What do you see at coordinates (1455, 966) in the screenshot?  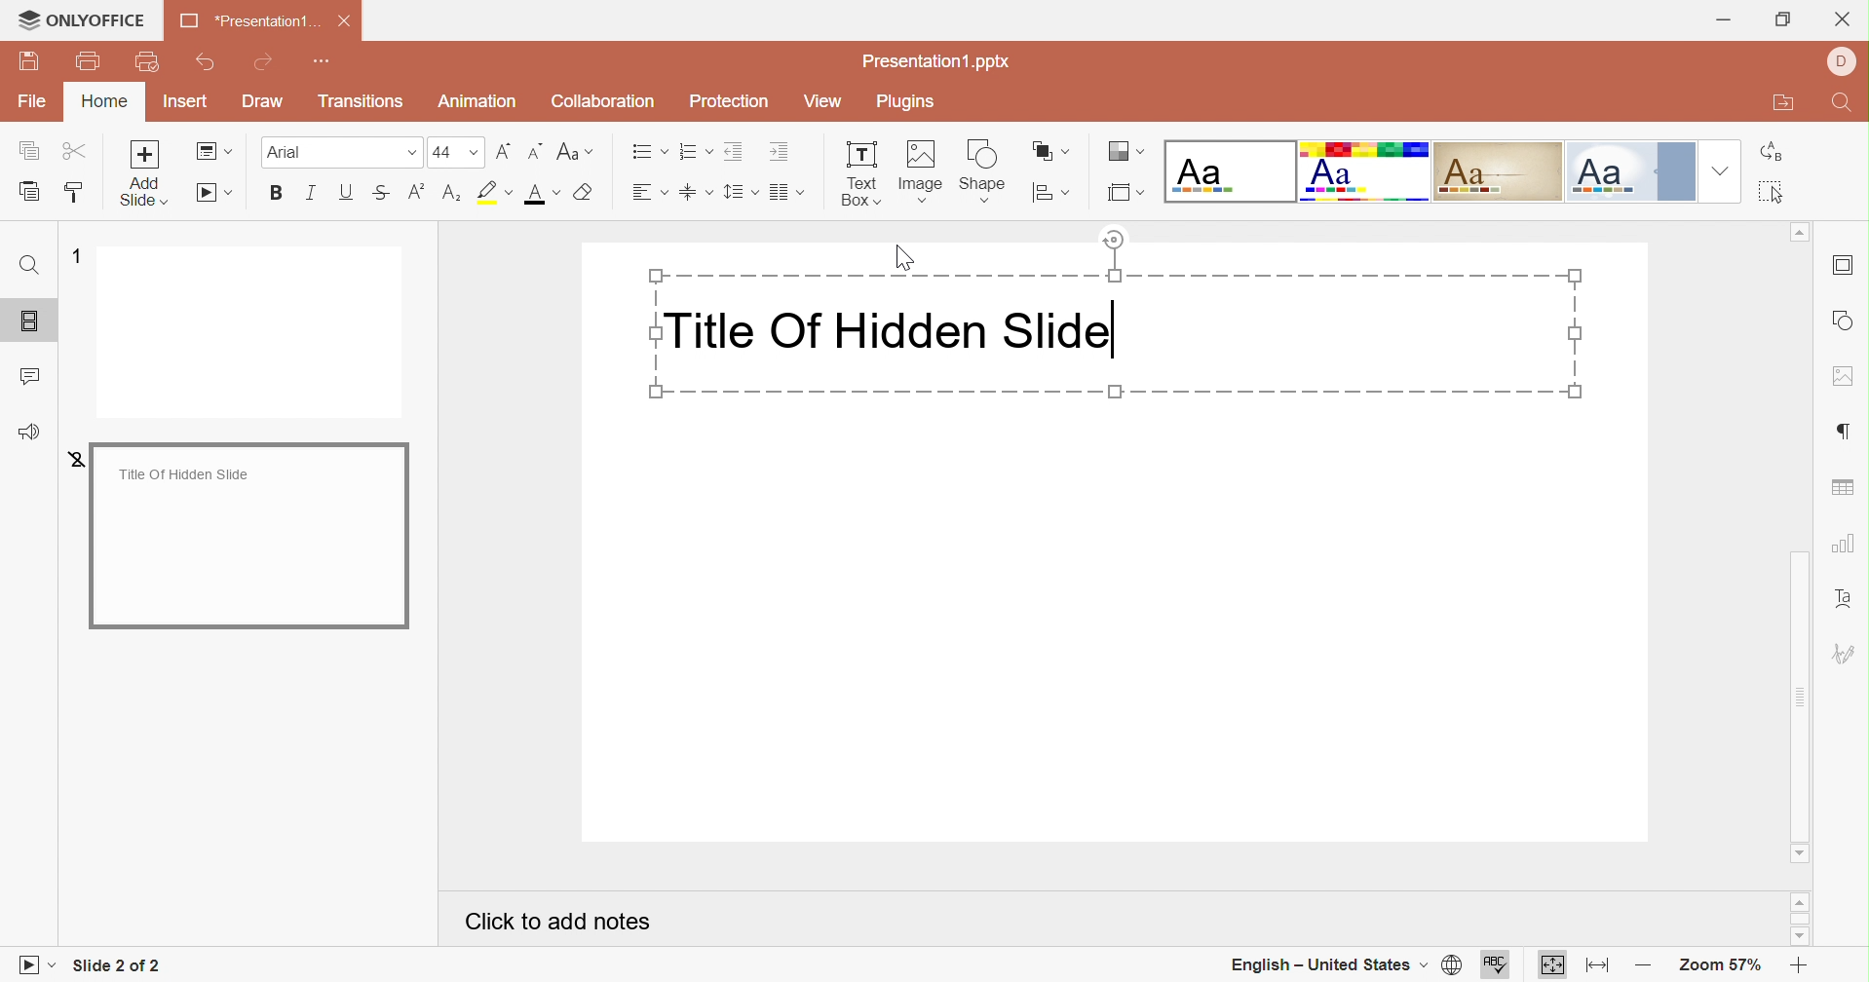 I see `Set document language` at bounding box center [1455, 966].